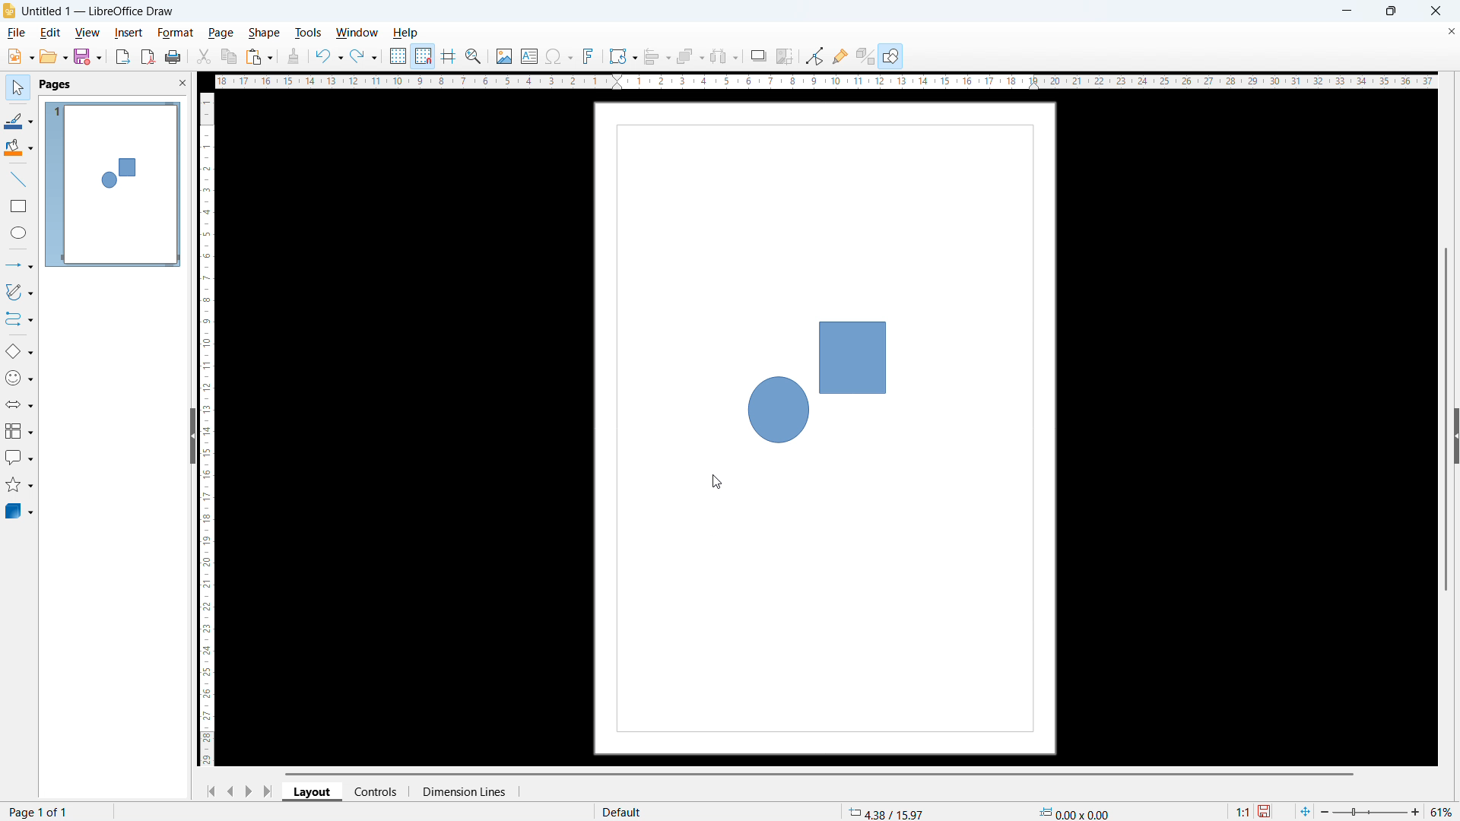  What do you see at coordinates (18, 458) in the screenshot?
I see `callout shapes` at bounding box center [18, 458].